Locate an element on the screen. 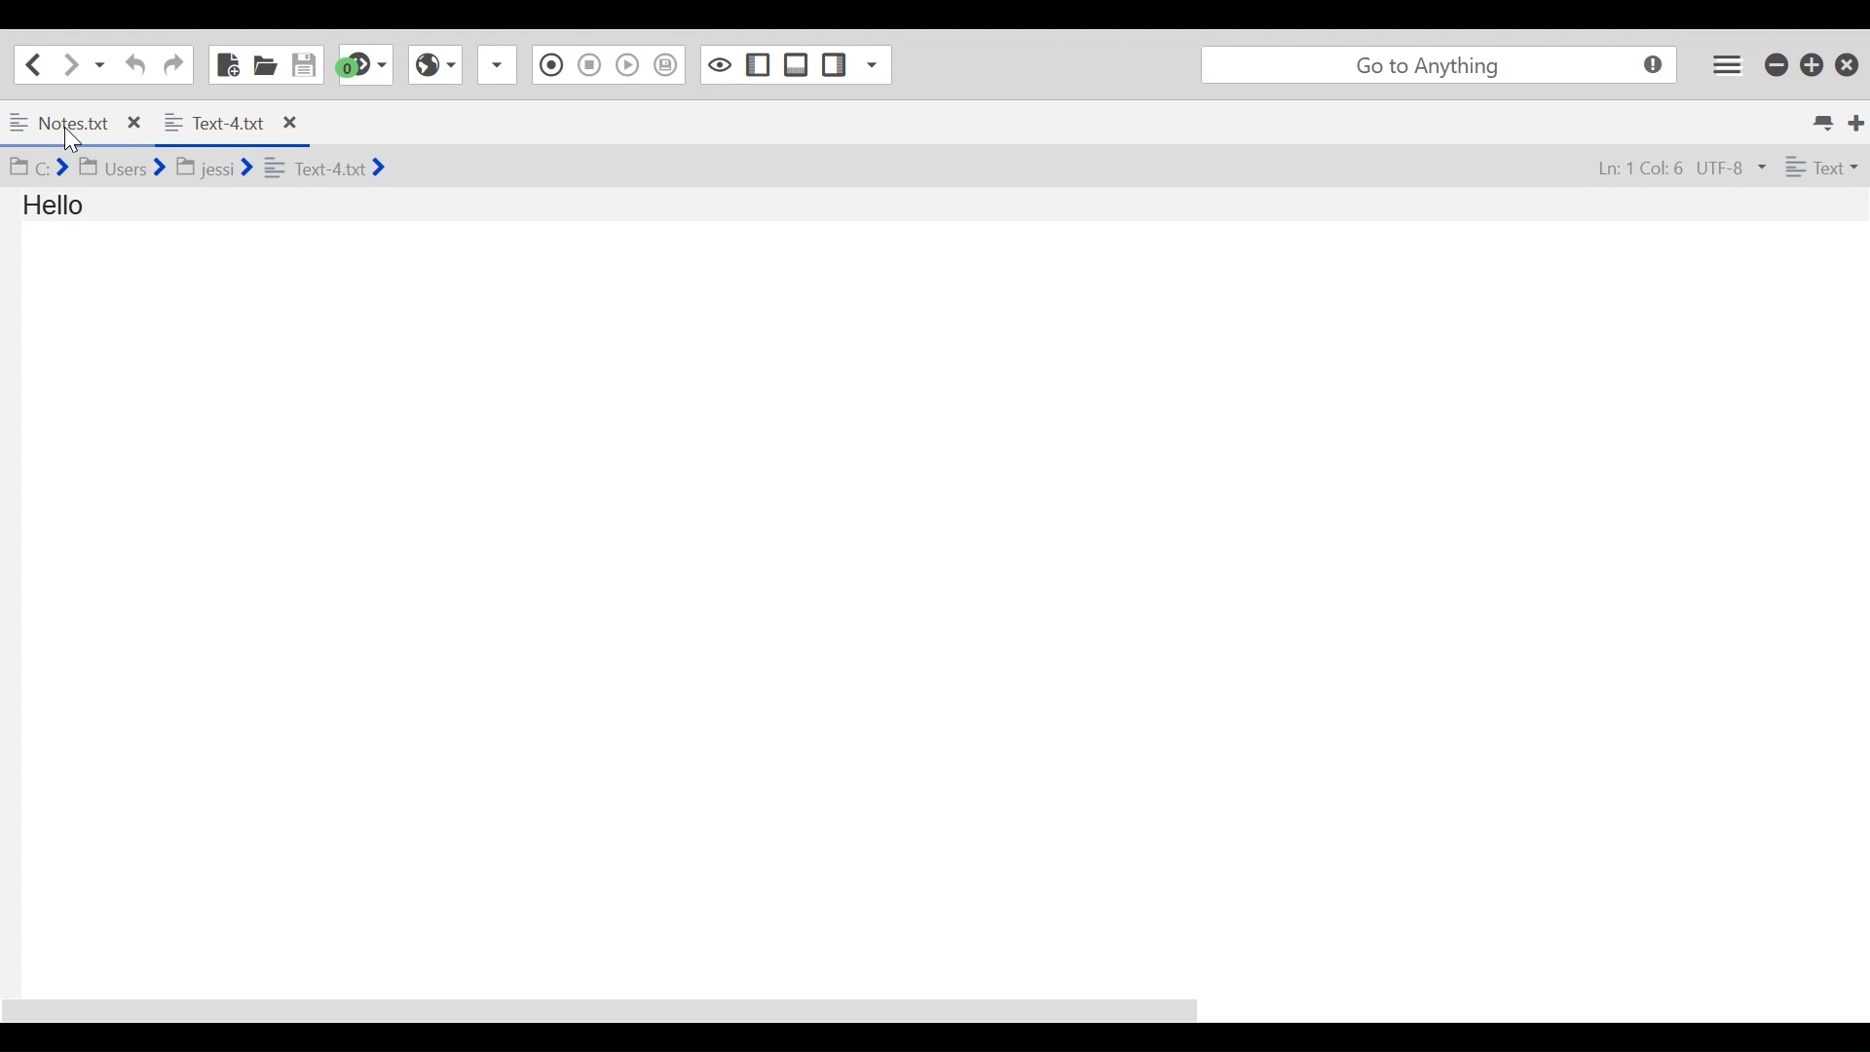  text is located at coordinates (1818, 168).